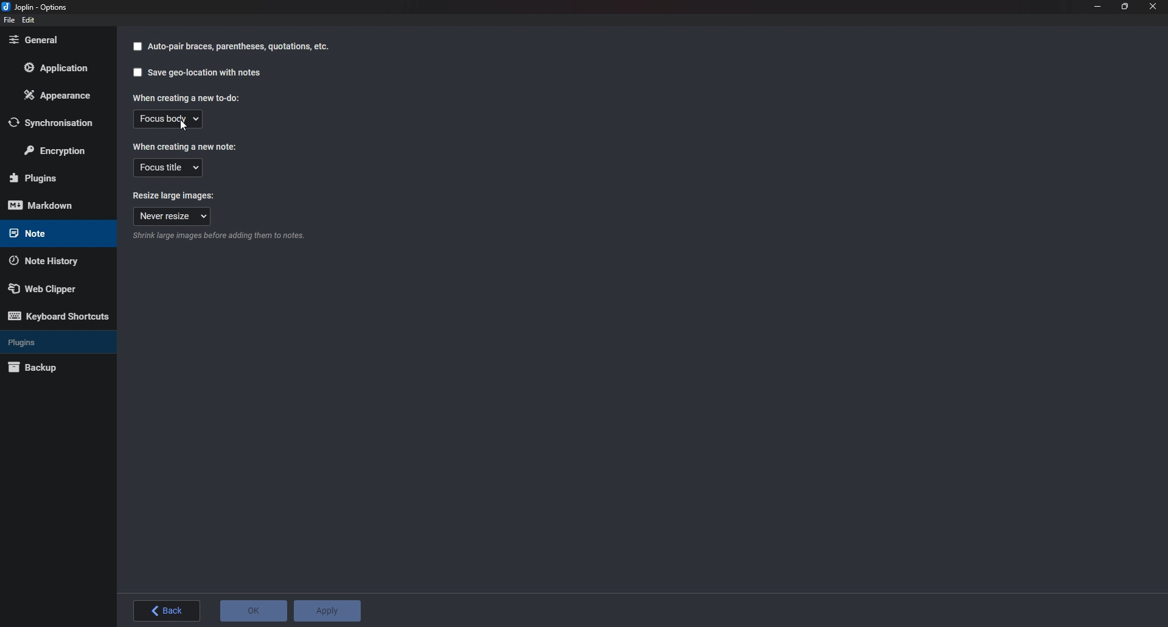 The height and width of the screenshot is (627, 1168). What do you see at coordinates (57, 287) in the screenshot?
I see `Web Clipper` at bounding box center [57, 287].